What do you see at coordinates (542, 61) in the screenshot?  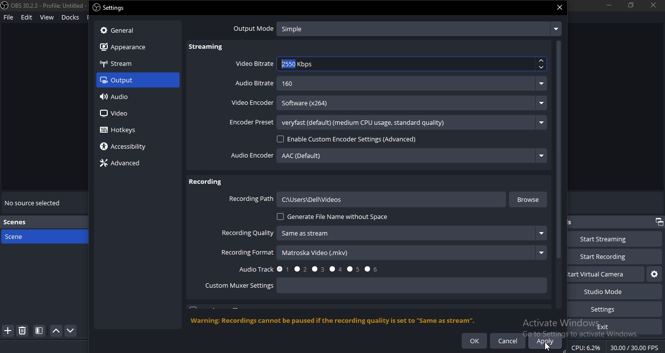 I see `up` at bounding box center [542, 61].